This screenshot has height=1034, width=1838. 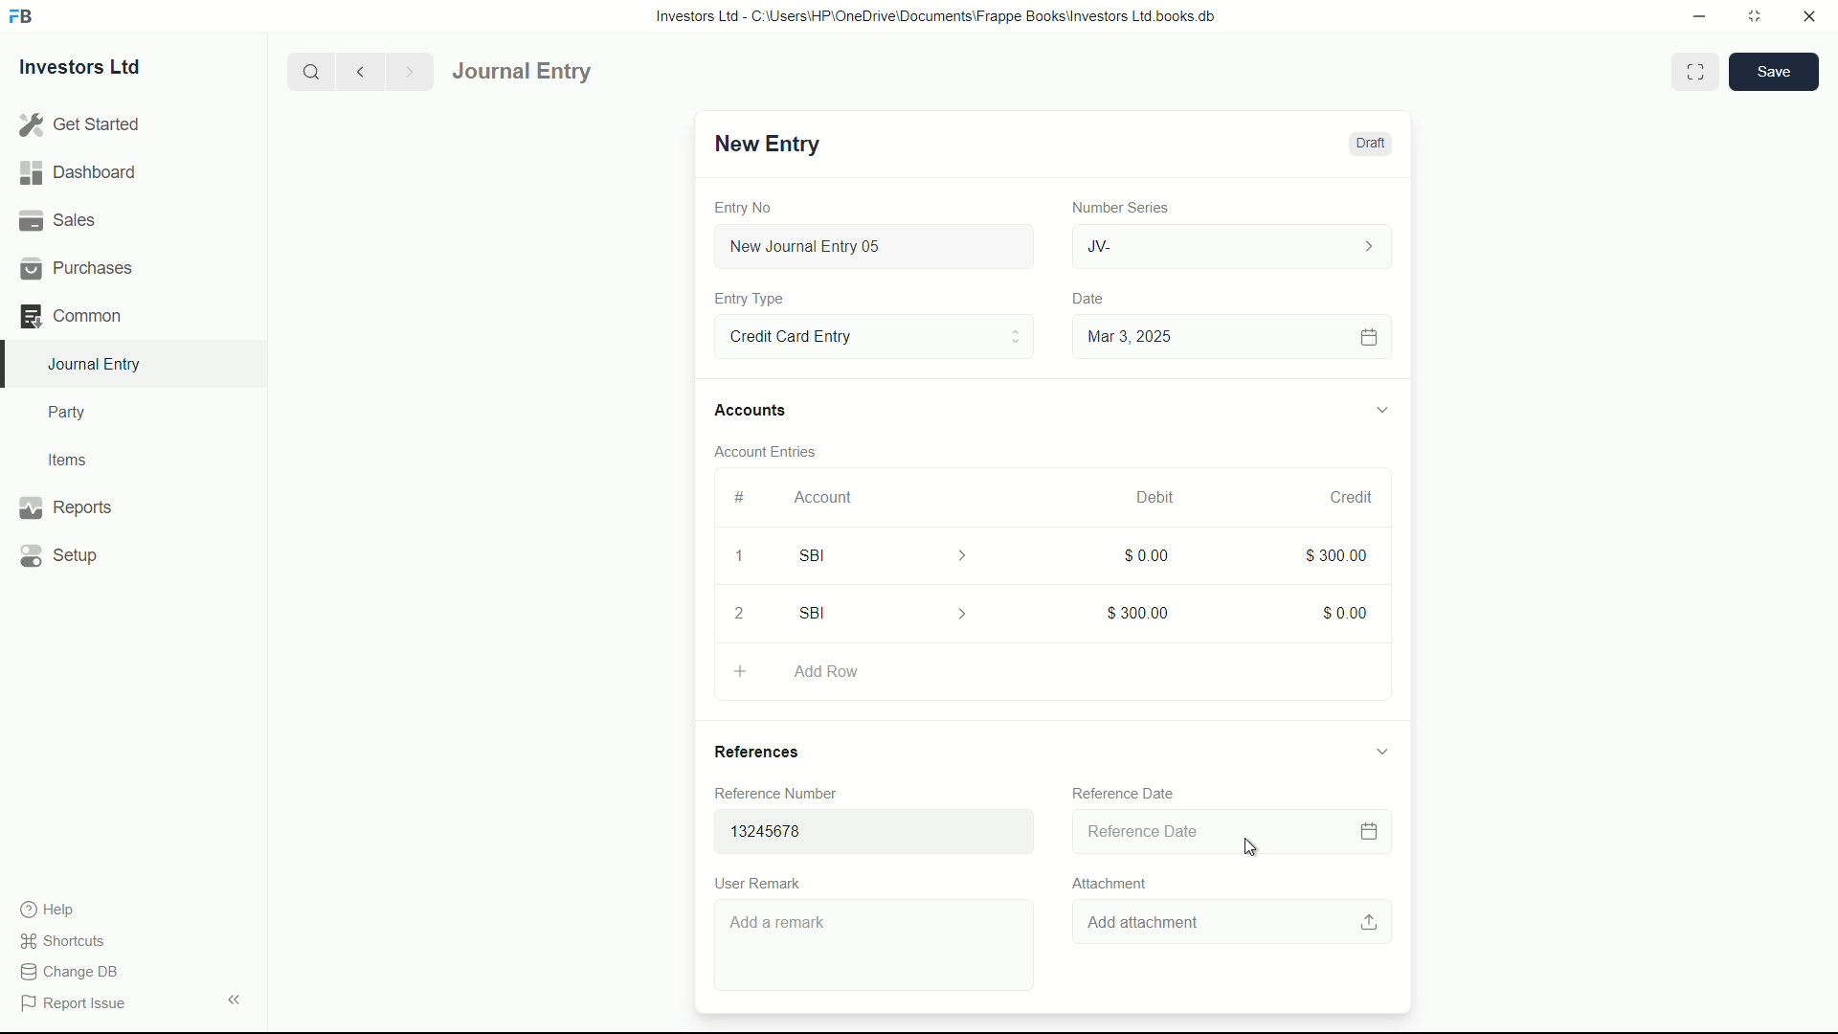 I want to click on 1, so click(x=738, y=559).